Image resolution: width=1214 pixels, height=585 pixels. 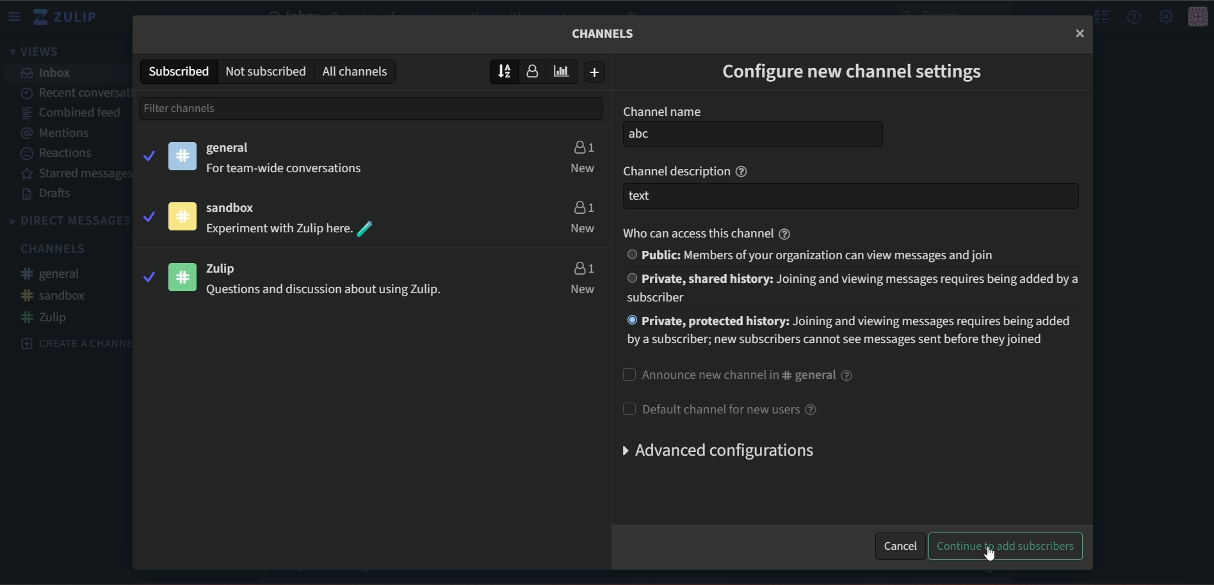 What do you see at coordinates (754, 134) in the screenshot?
I see `abc` at bounding box center [754, 134].